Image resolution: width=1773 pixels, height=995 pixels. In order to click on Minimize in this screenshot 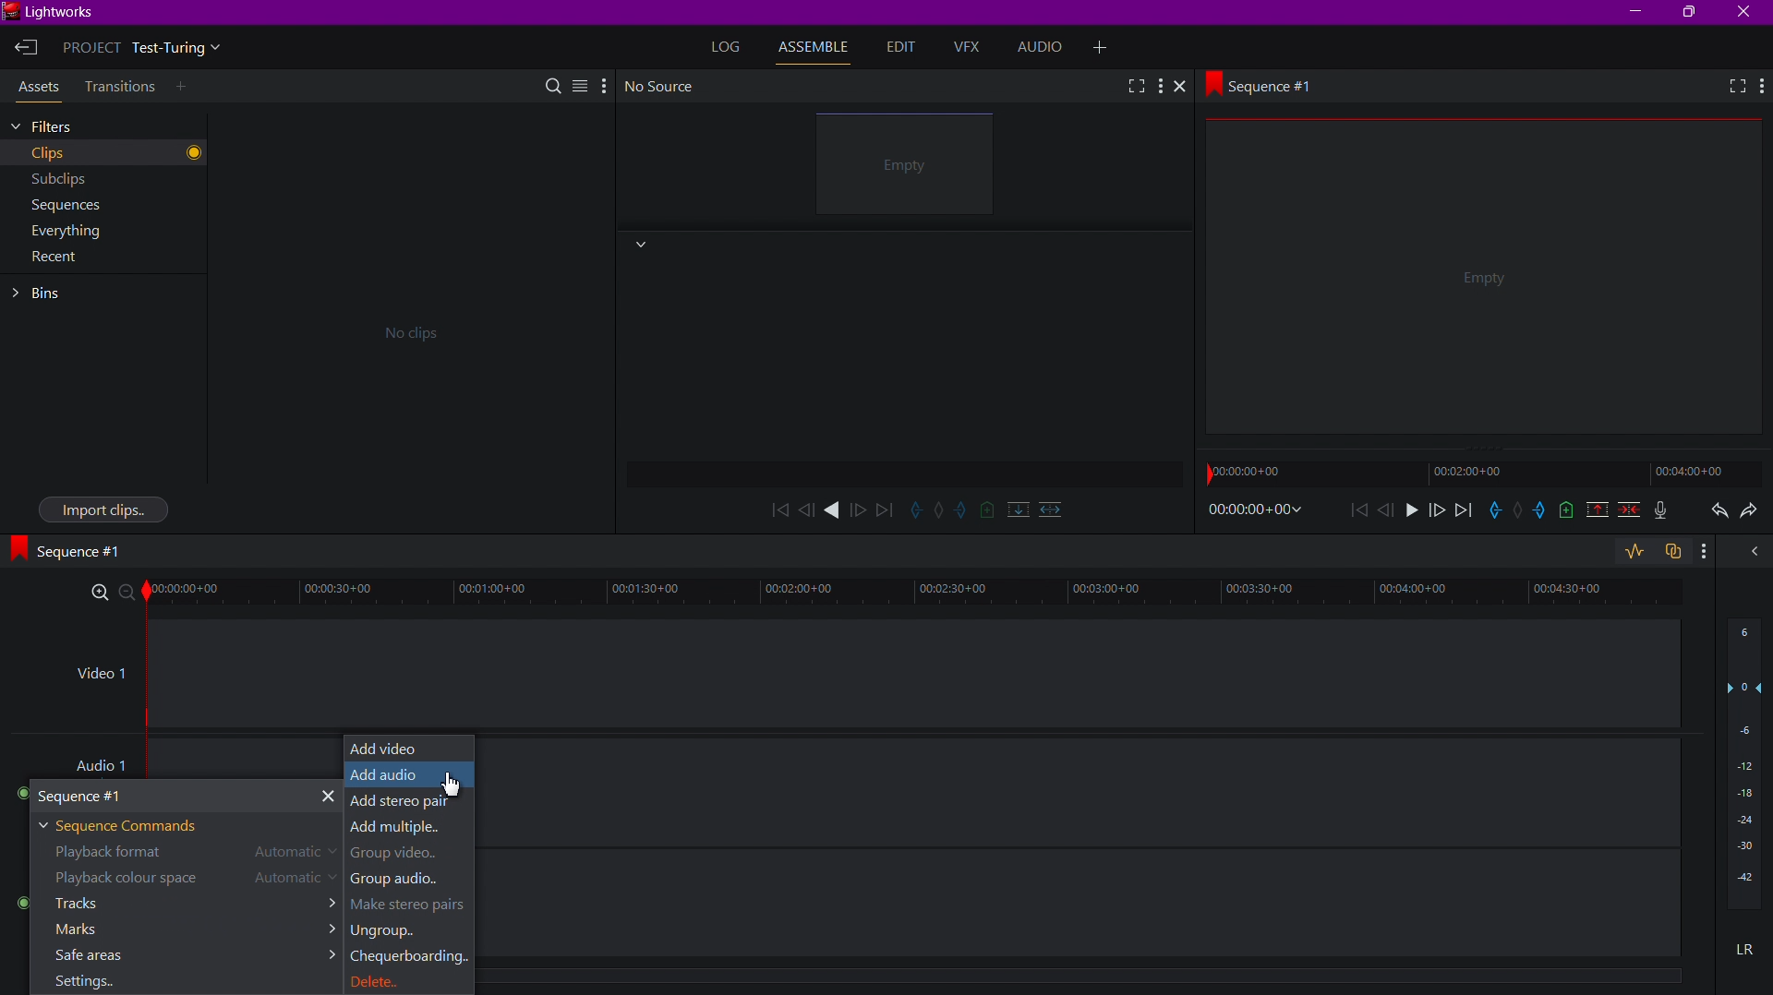, I will do `click(1637, 12)`.